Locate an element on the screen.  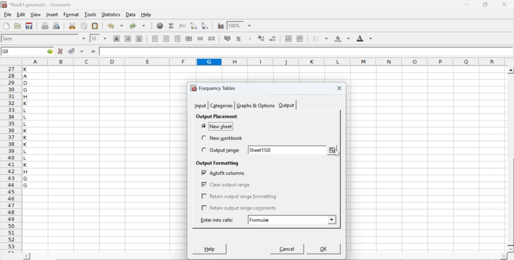
Cancel is located at coordinates (288, 250).